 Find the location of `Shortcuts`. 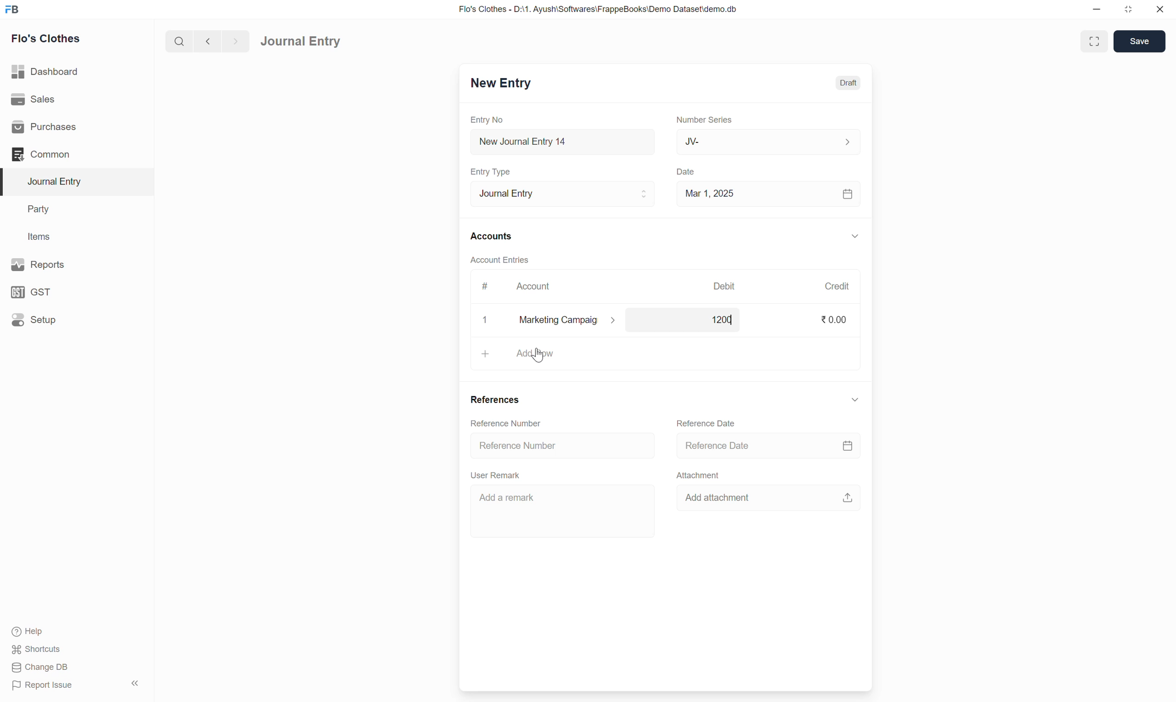

Shortcuts is located at coordinates (40, 649).